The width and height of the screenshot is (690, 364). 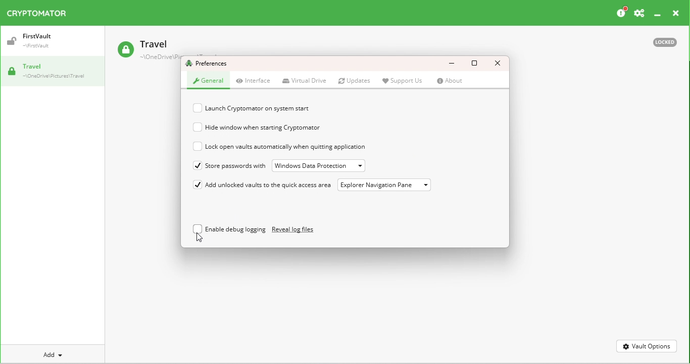 I want to click on Close, so click(x=498, y=63).